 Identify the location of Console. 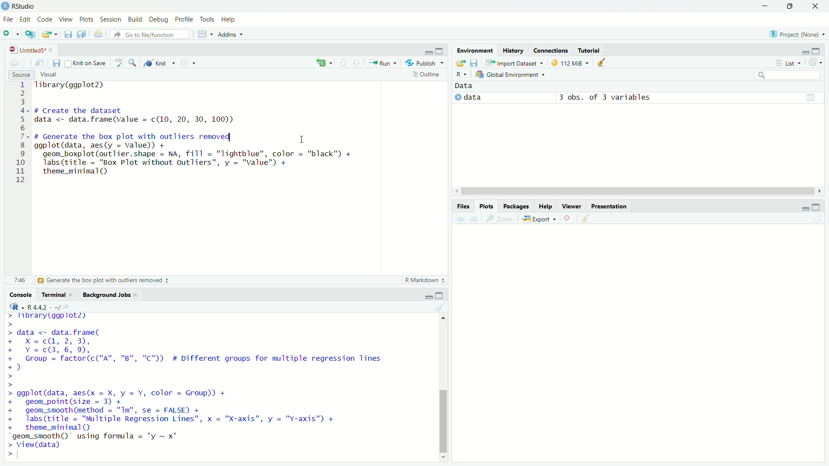
(21, 295).